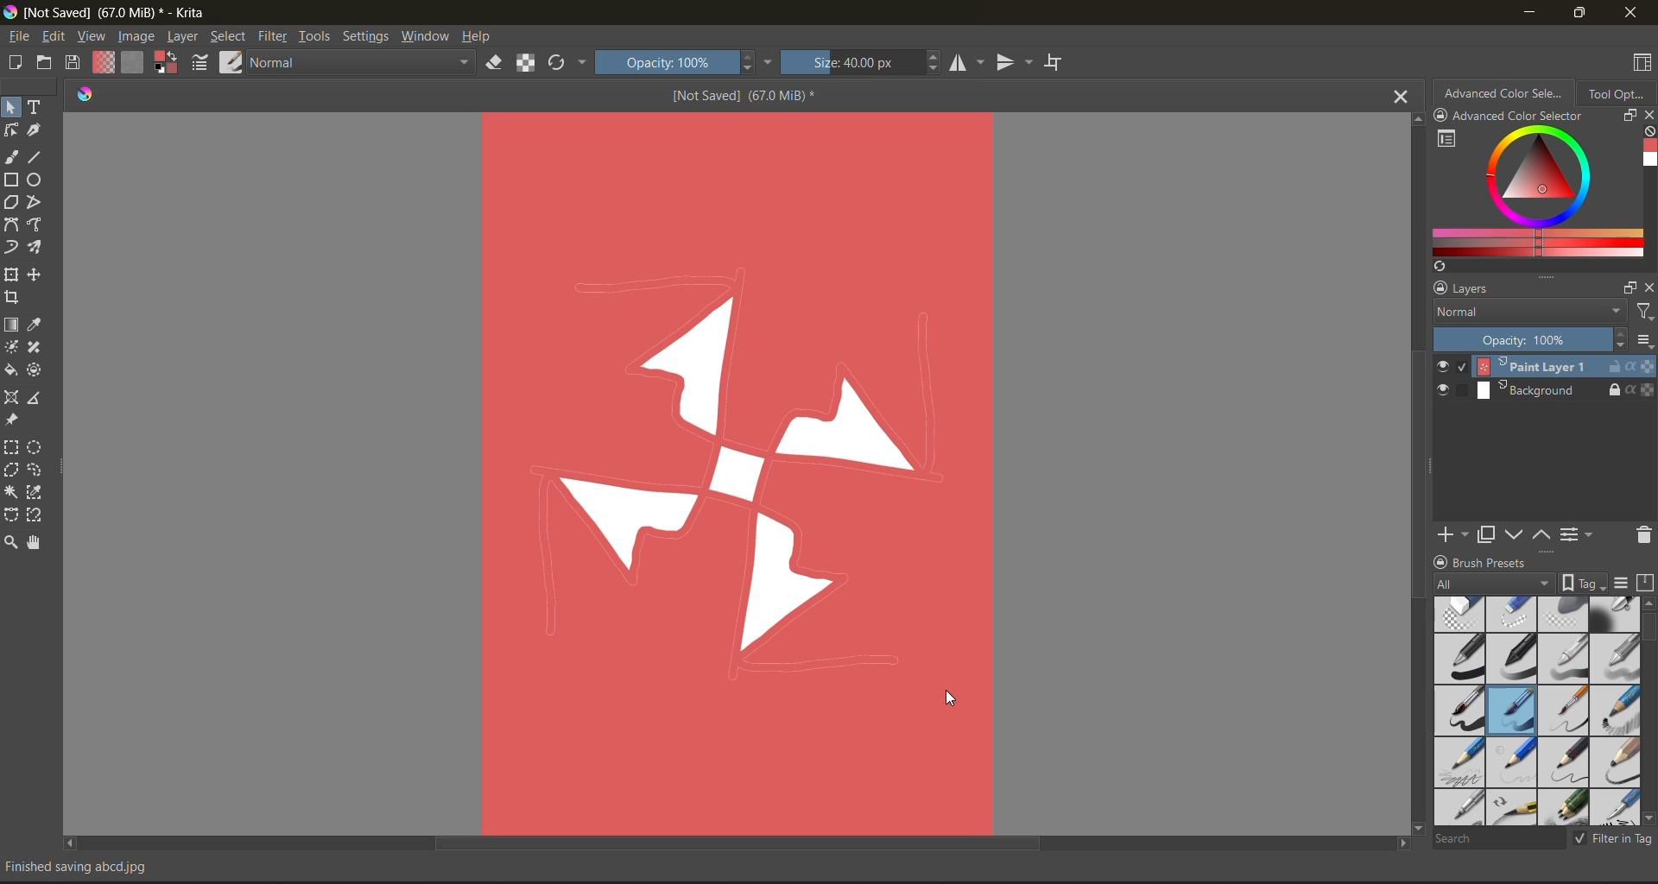 Image resolution: width=1658 pixels, height=884 pixels. I want to click on help, so click(482, 39).